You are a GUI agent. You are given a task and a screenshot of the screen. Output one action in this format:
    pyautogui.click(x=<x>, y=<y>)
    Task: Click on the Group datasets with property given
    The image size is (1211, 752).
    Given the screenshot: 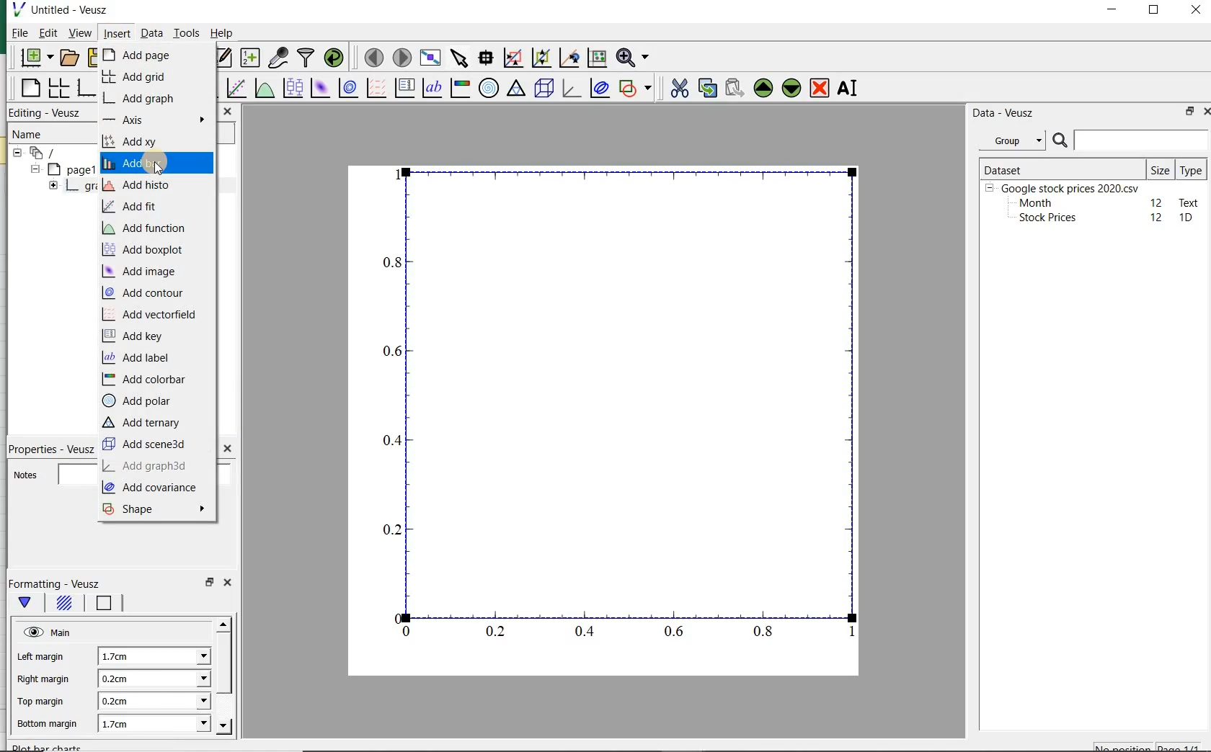 What is the action you would take?
    pyautogui.click(x=1008, y=140)
    